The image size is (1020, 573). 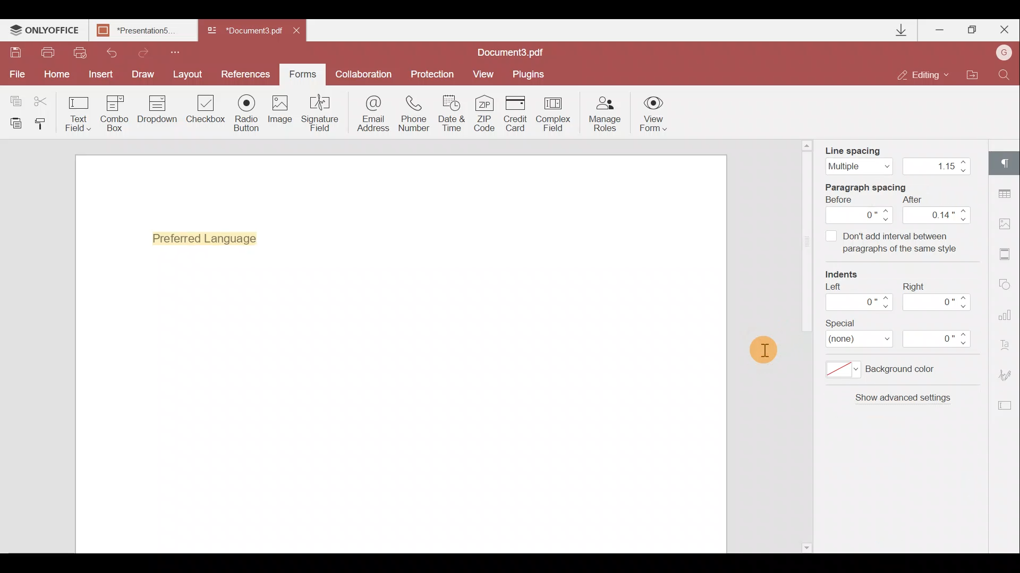 I want to click on 0.14, so click(x=938, y=215).